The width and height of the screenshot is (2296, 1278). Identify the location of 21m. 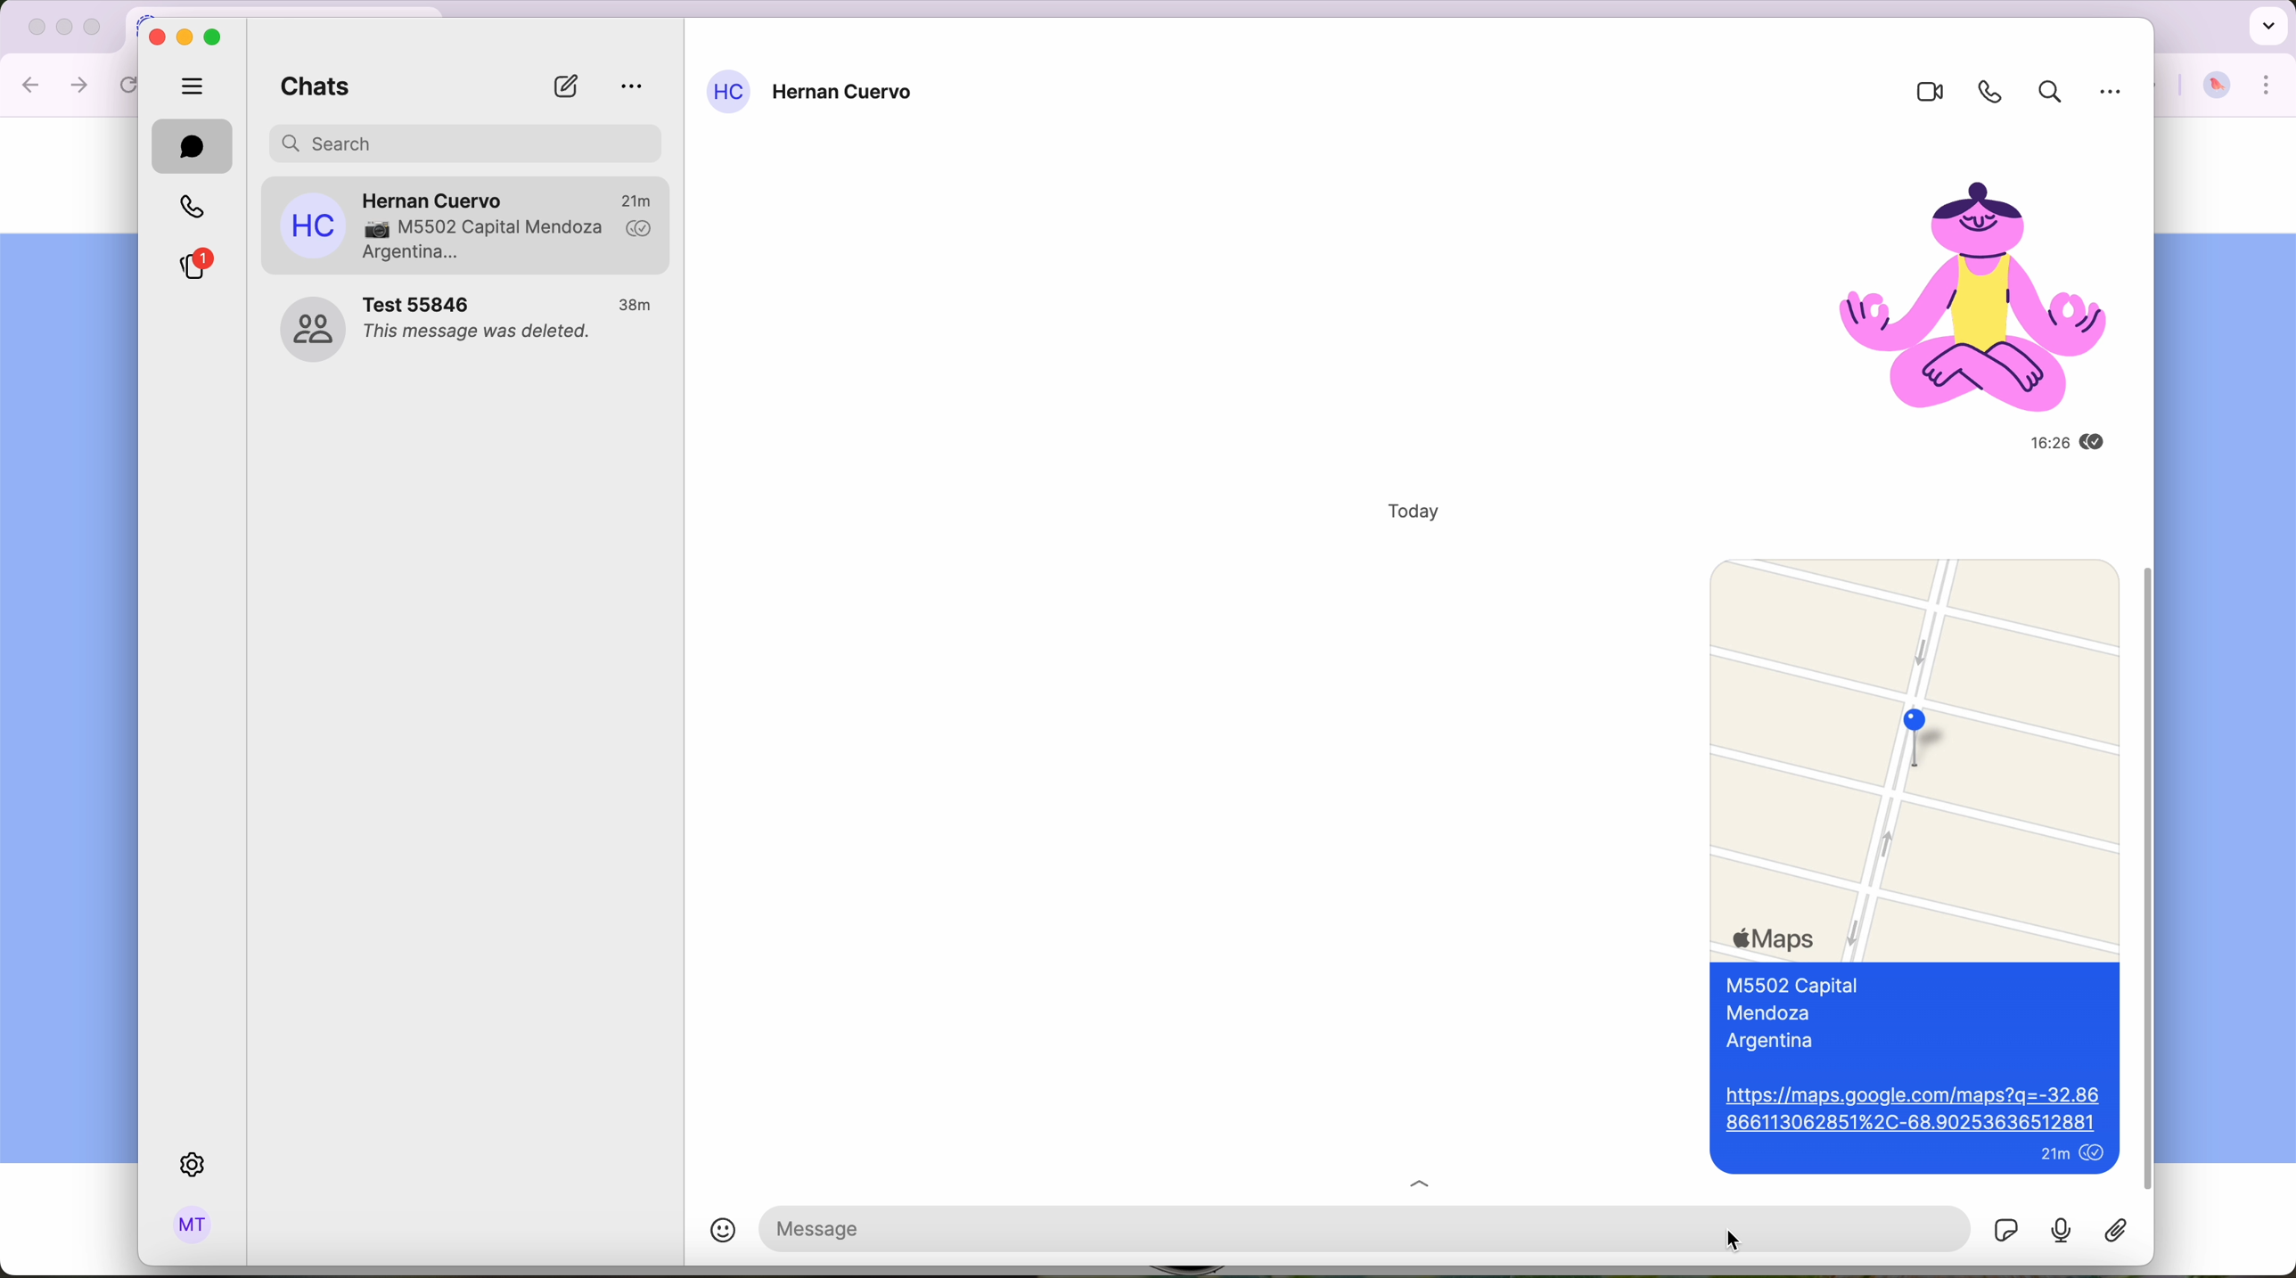
(636, 198).